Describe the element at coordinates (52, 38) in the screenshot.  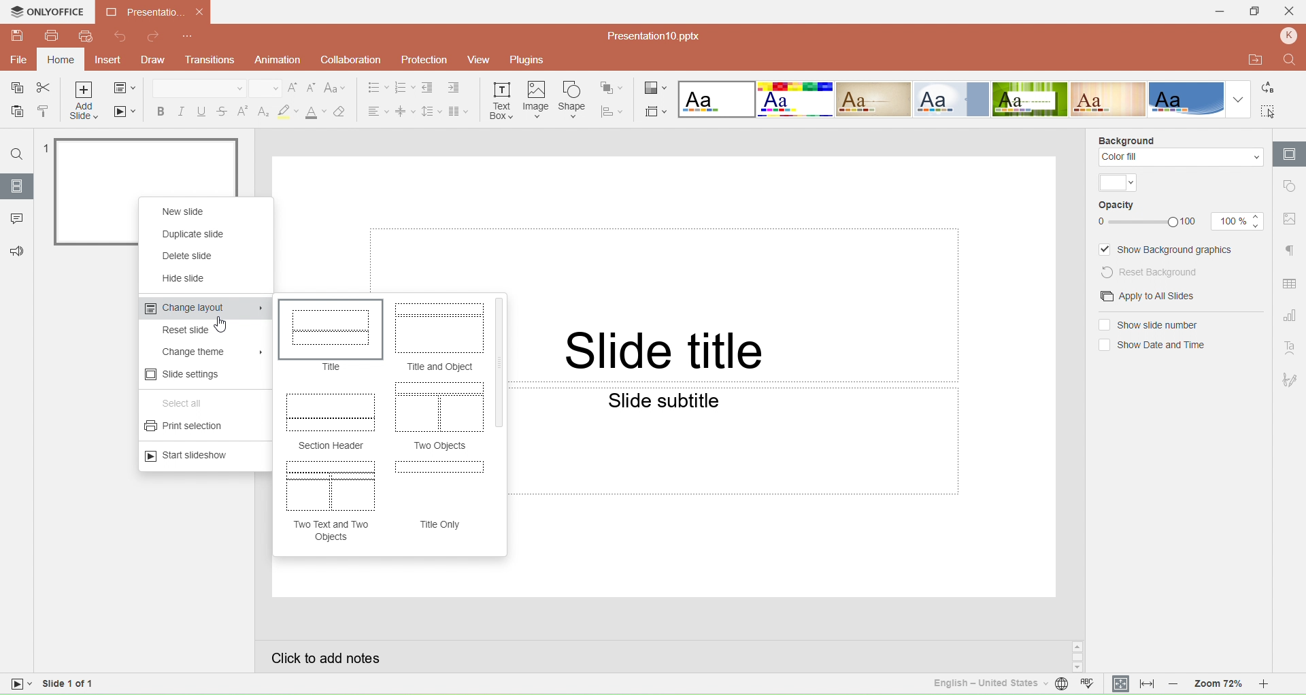
I see `Print file` at that location.